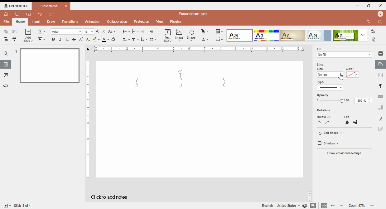 This screenshot has height=209, width=386. What do you see at coordinates (191, 35) in the screenshot?
I see `insert shape` at bounding box center [191, 35].